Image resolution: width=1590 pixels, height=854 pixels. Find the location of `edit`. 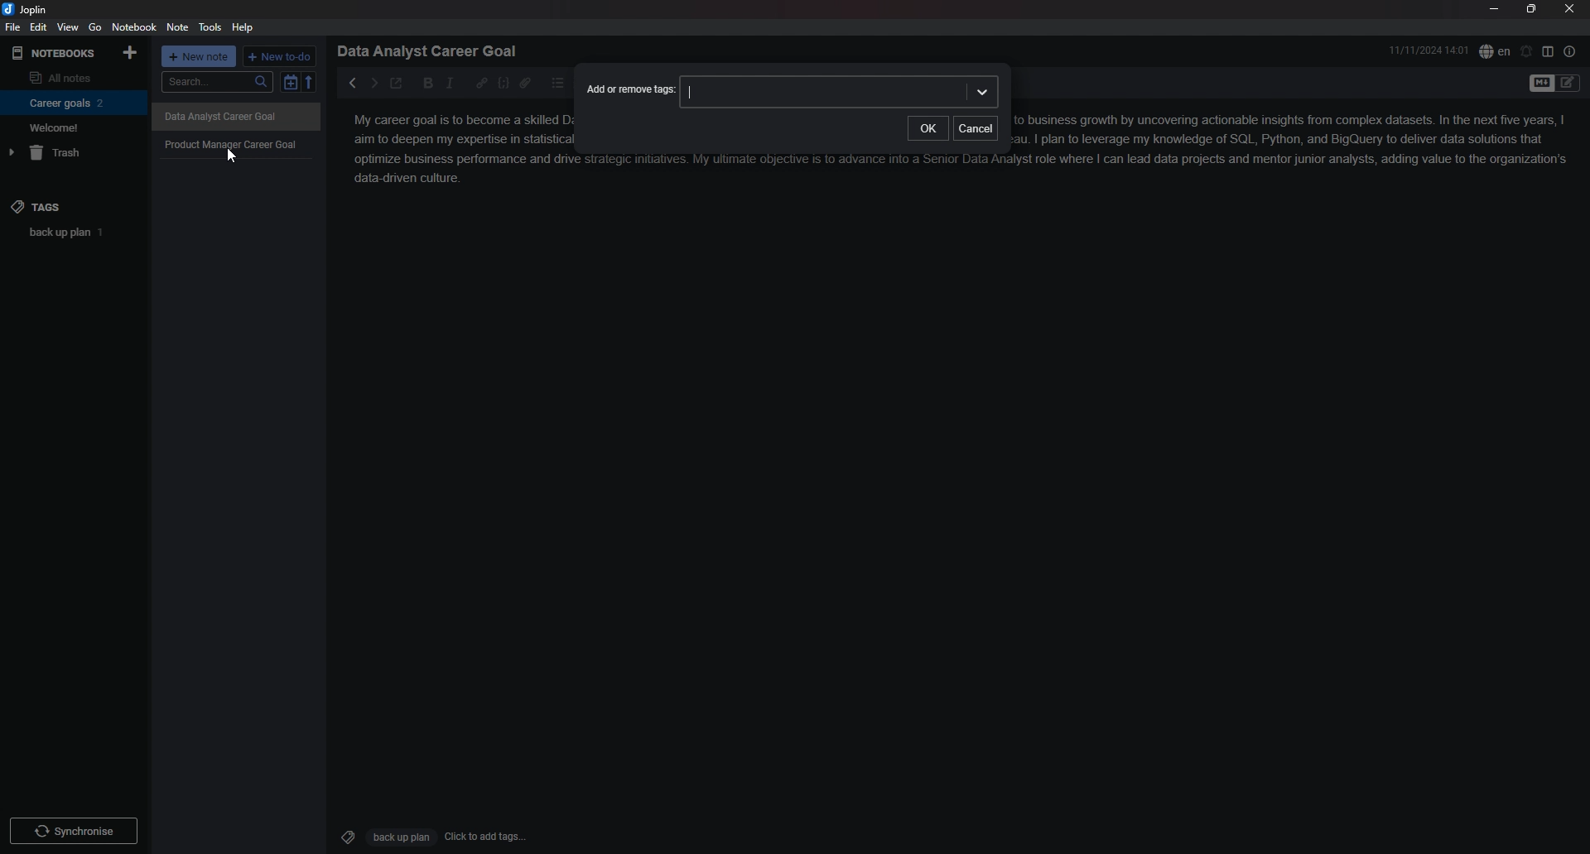

edit is located at coordinates (40, 26).